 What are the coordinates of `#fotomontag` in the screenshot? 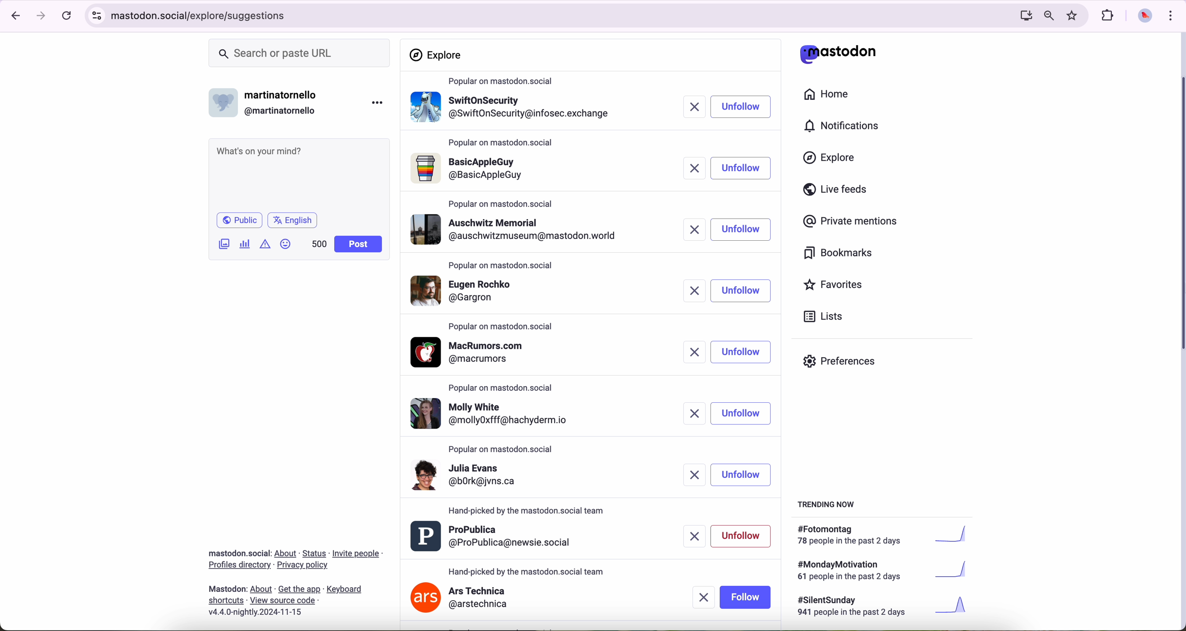 It's located at (889, 535).